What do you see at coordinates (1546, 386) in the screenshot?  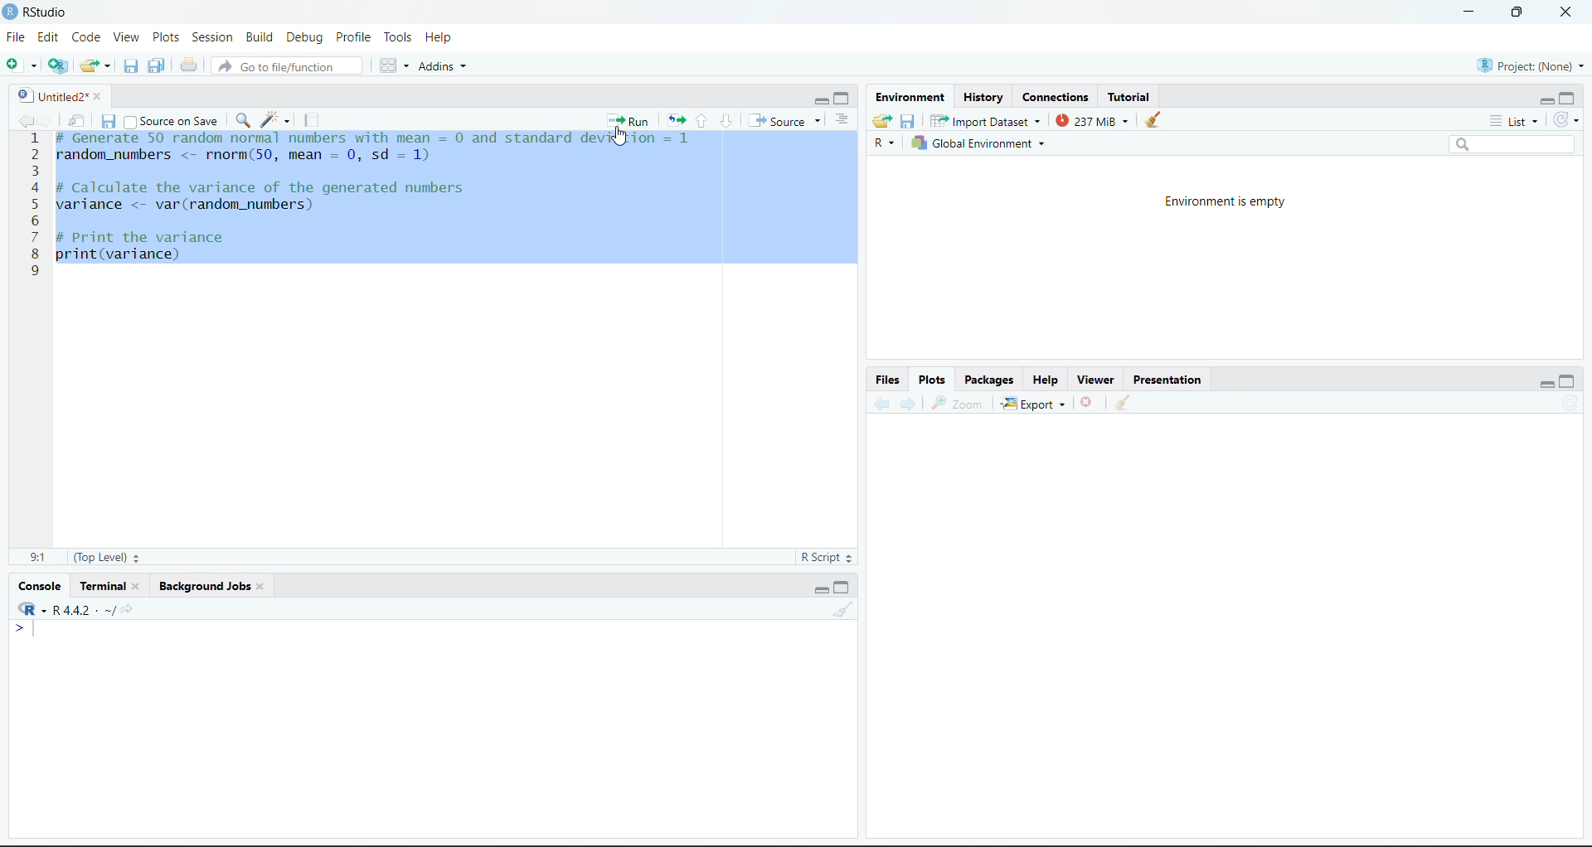 I see `minimize` at bounding box center [1546, 386].